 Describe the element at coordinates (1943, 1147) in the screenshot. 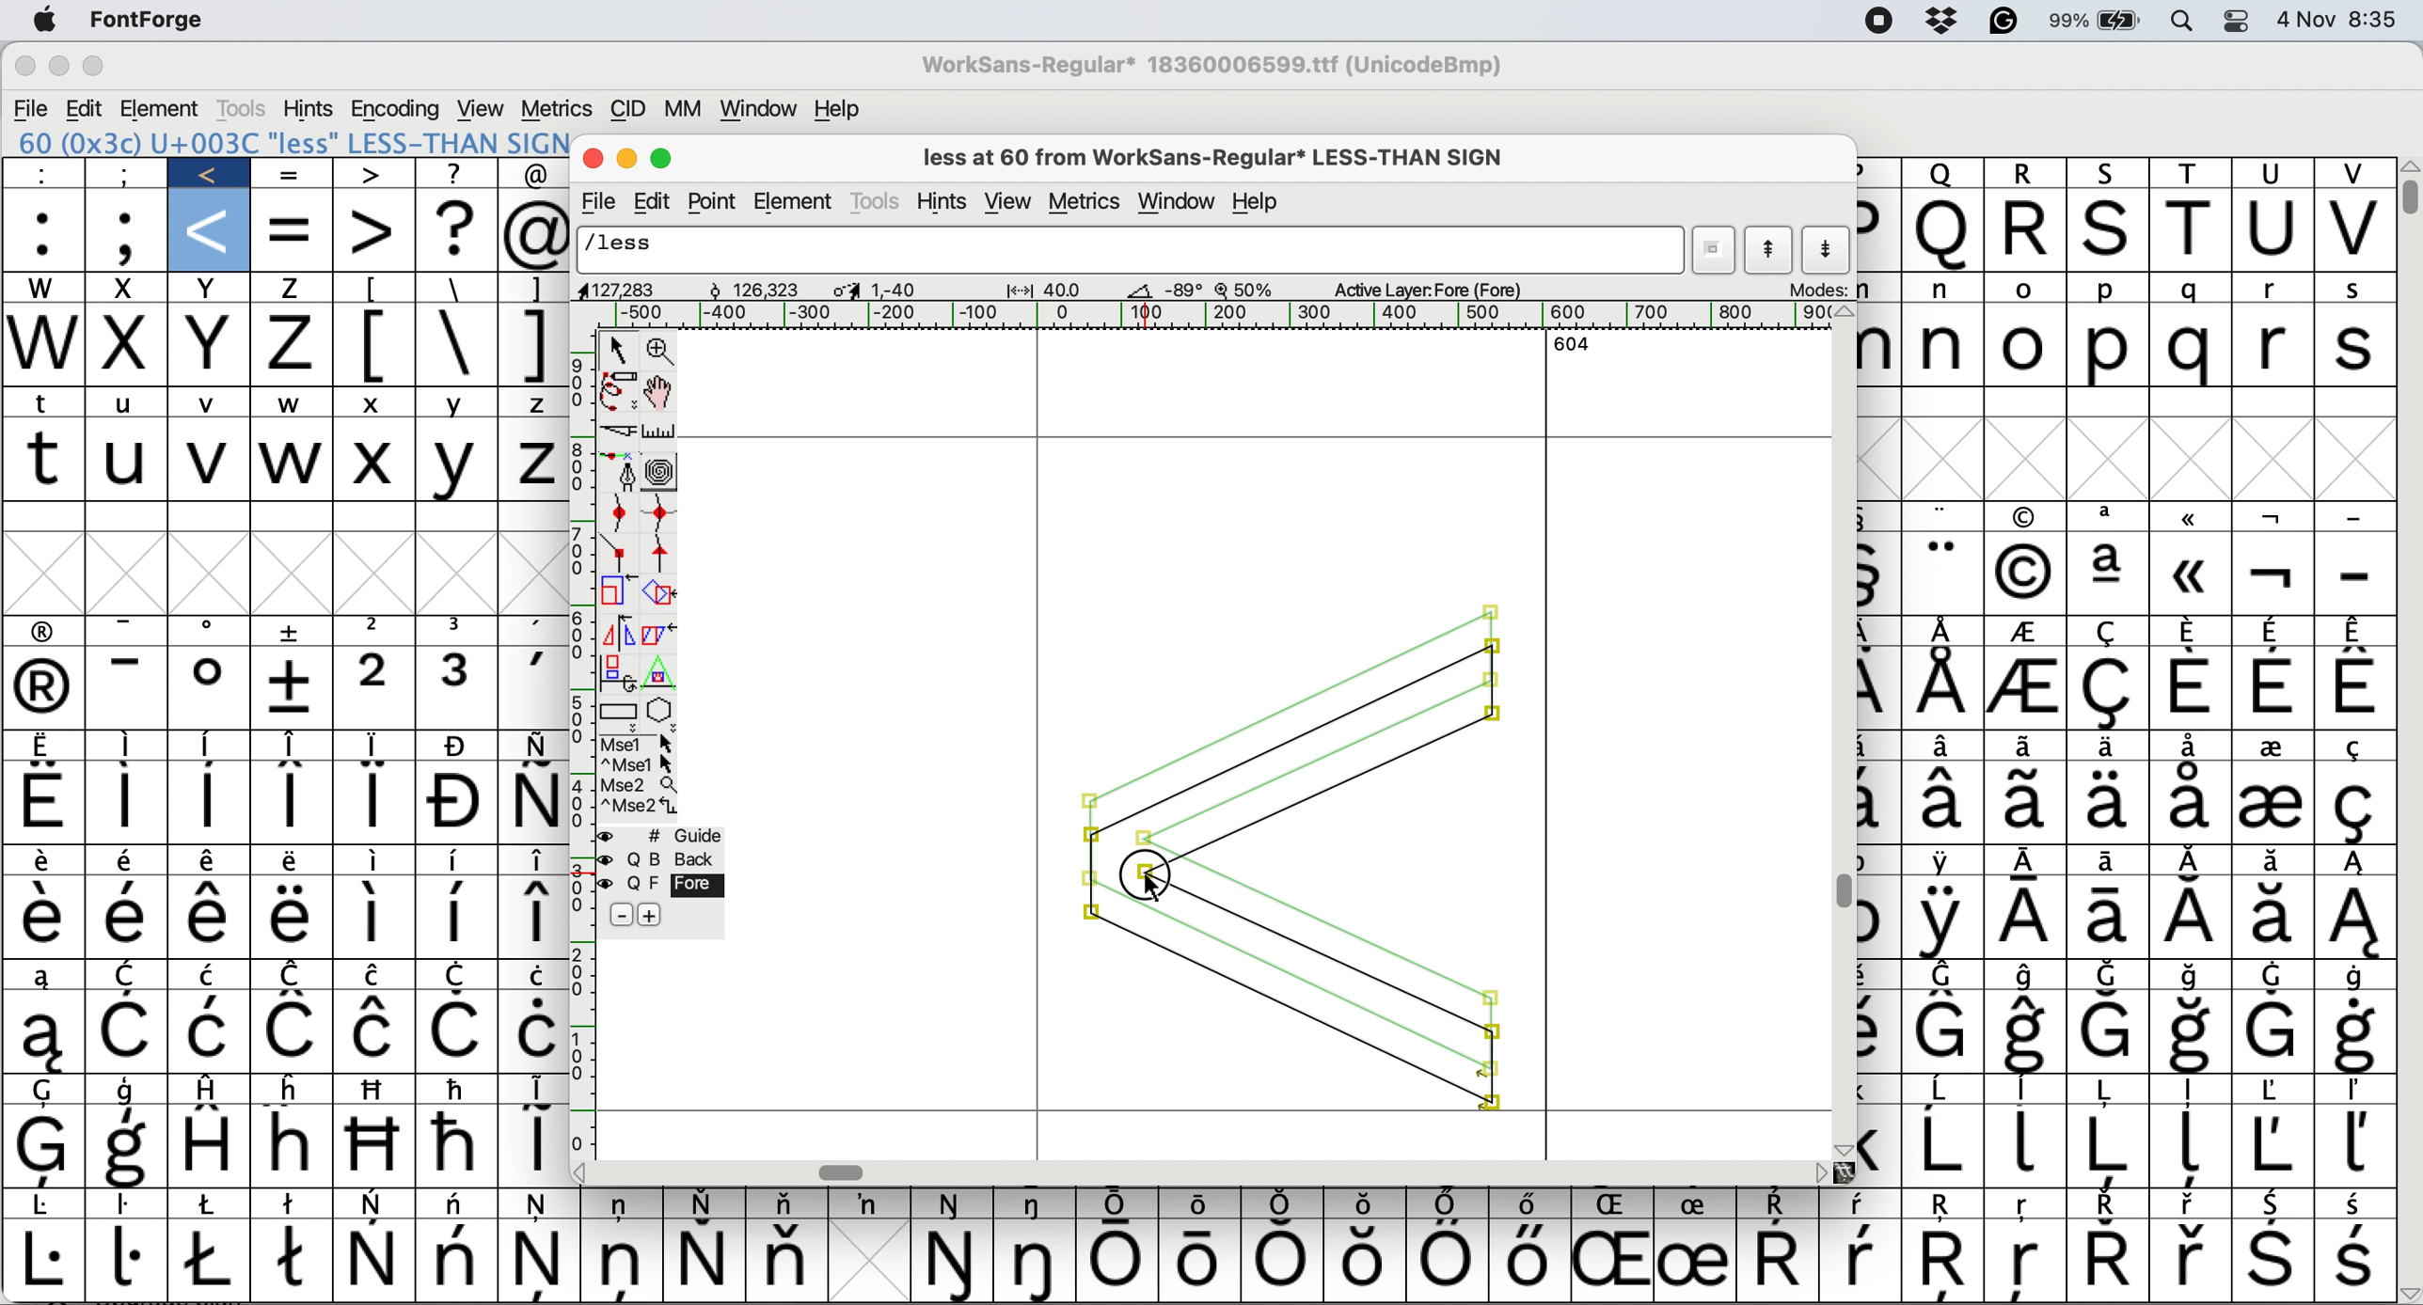

I see `Symbol` at that location.